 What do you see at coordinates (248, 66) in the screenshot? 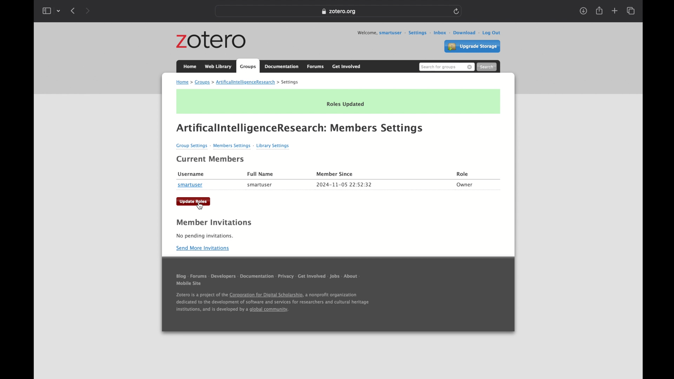
I see `groups` at bounding box center [248, 66].